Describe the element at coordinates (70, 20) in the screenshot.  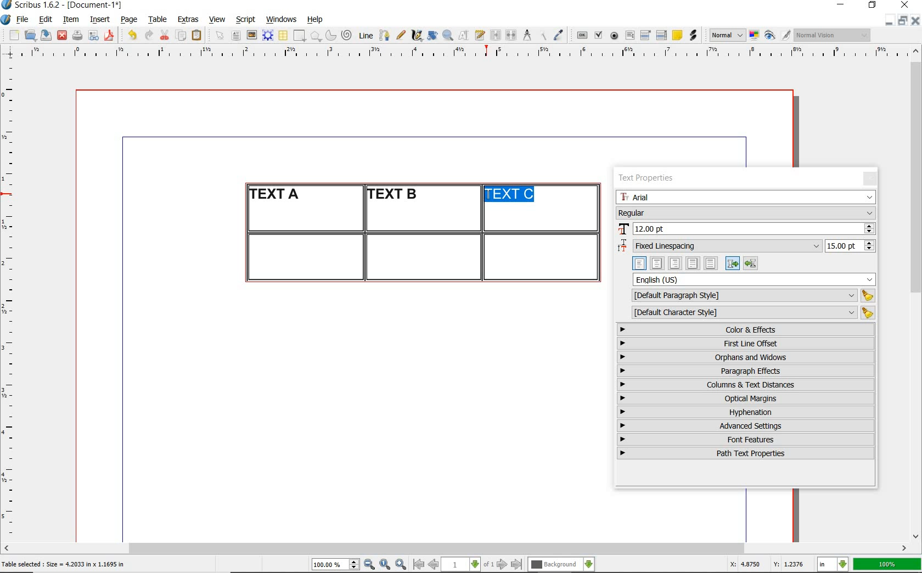
I see `item` at that location.